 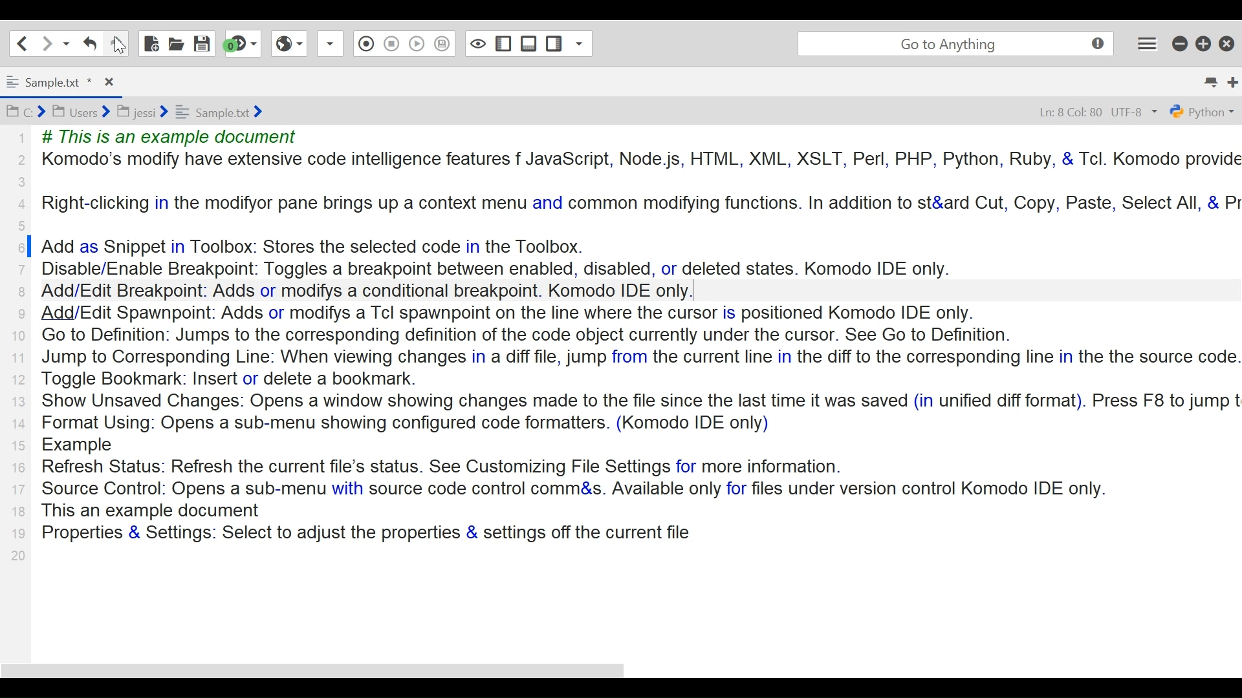 What do you see at coordinates (219, 112) in the screenshot?
I see `Sample File` at bounding box center [219, 112].